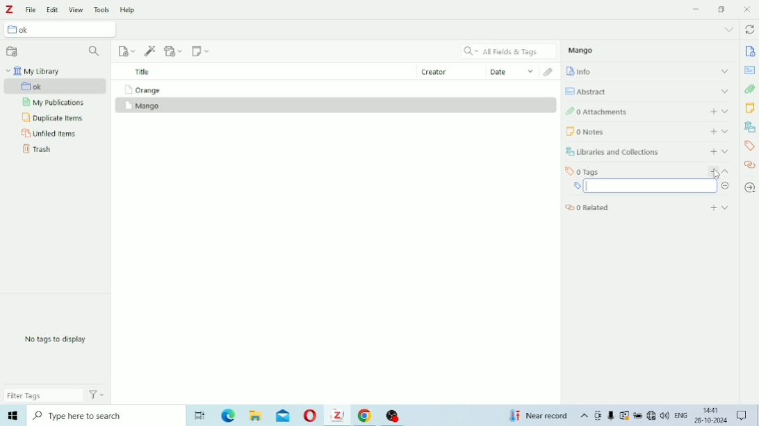 This screenshot has width=759, height=426. I want to click on Close, so click(748, 9).